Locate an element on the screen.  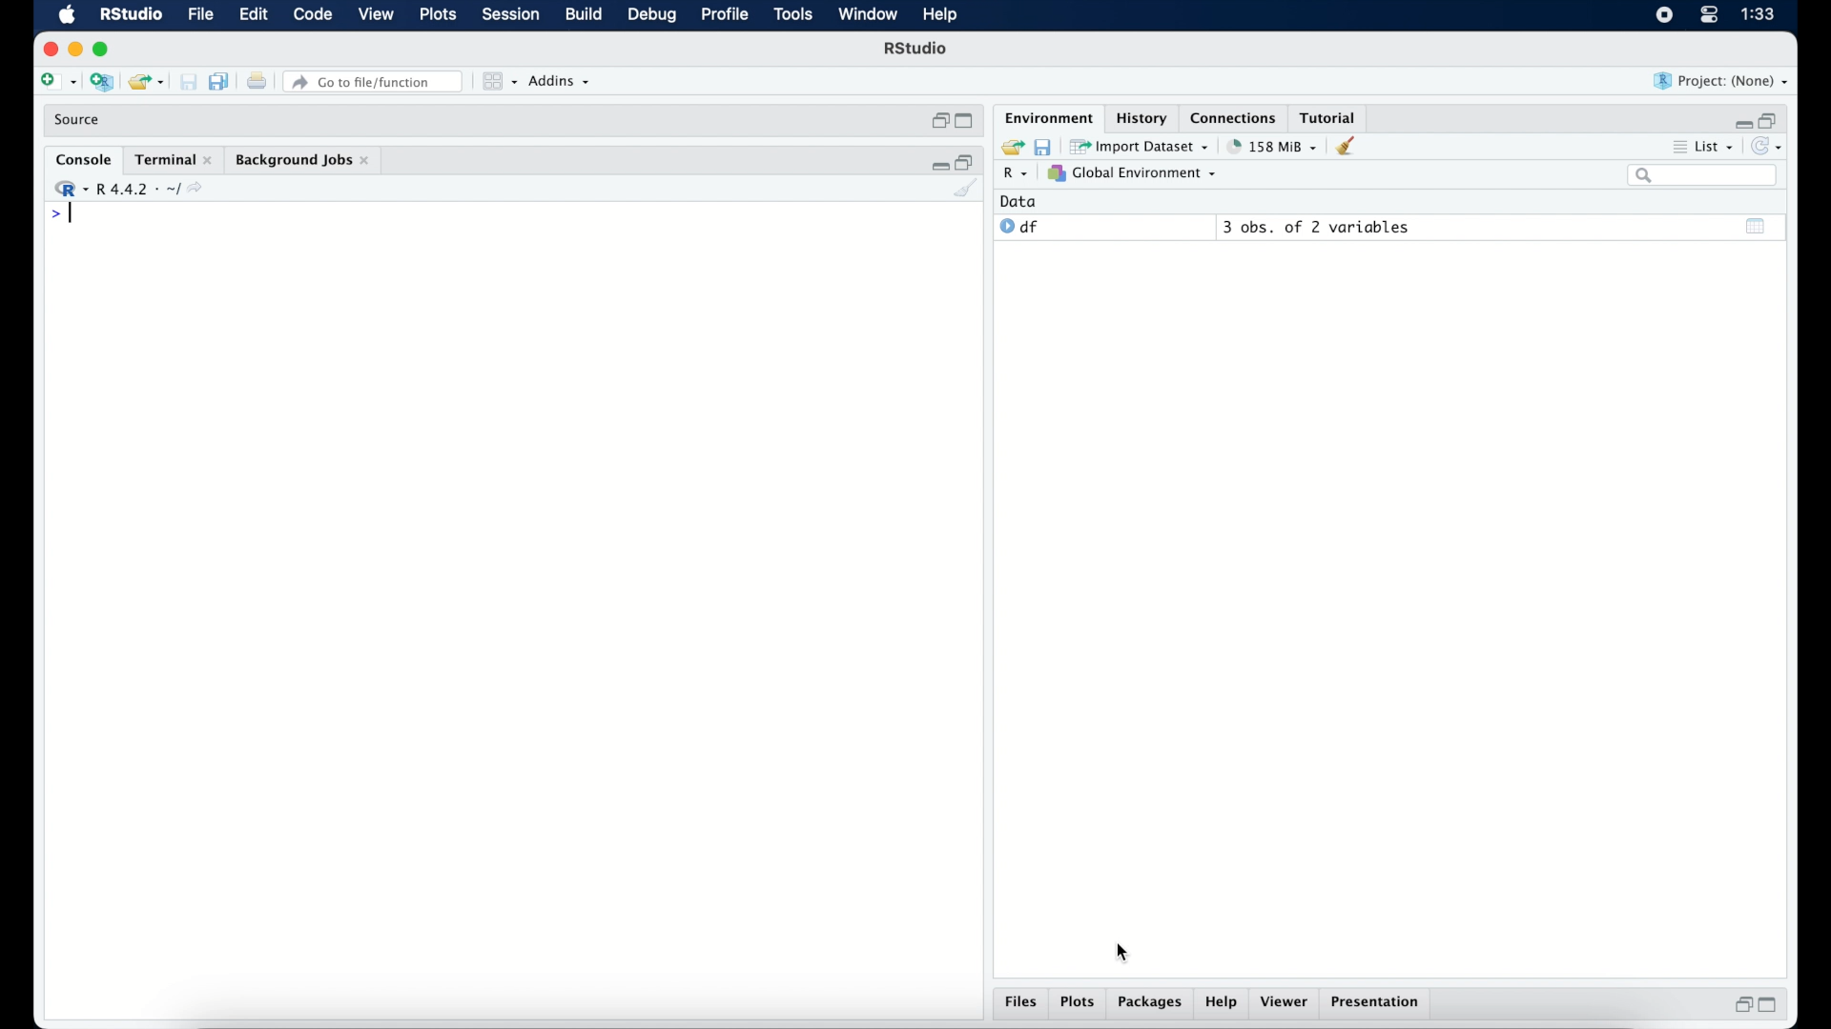
maximize is located at coordinates (1770, 1006).